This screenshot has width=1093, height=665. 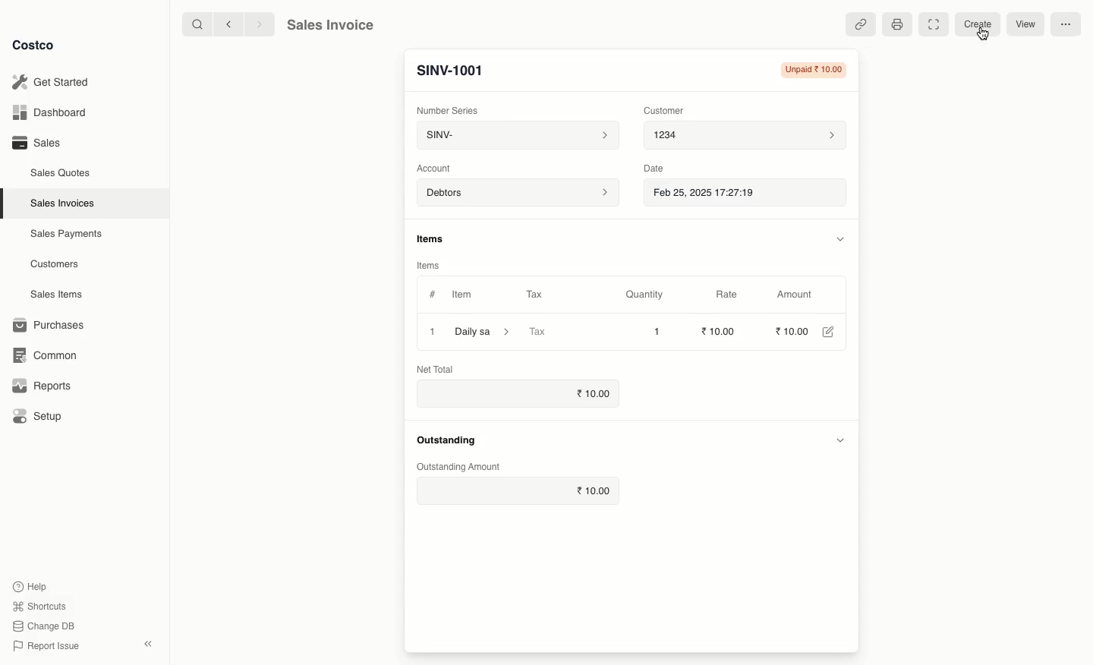 What do you see at coordinates (435, 369) in the screenshot?
I see `Net Total` at bounding box center [435, 369].